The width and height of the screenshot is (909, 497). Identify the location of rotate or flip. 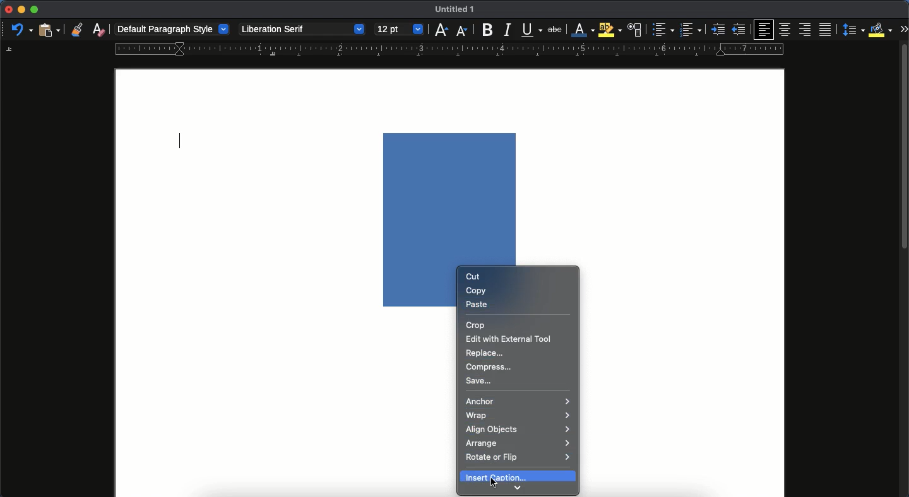
(519, 459).